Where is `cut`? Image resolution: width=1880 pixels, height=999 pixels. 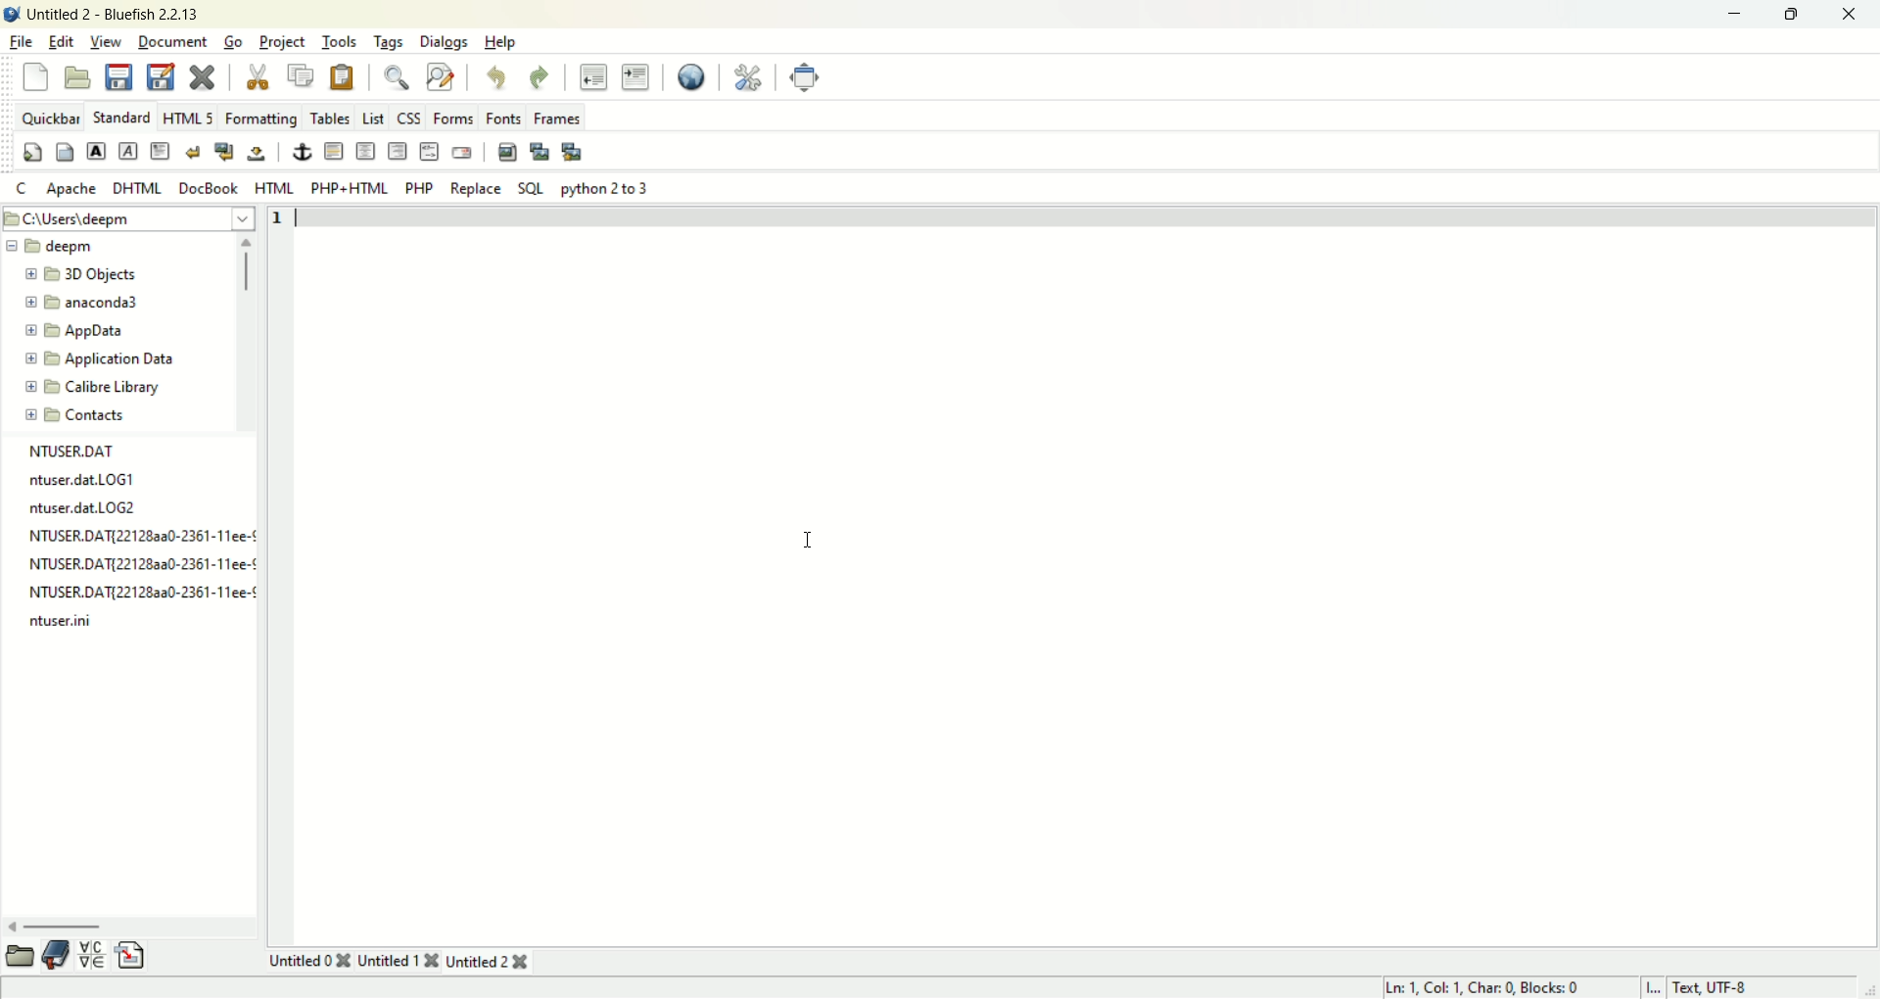 cut is located at coordinates (257, 71).